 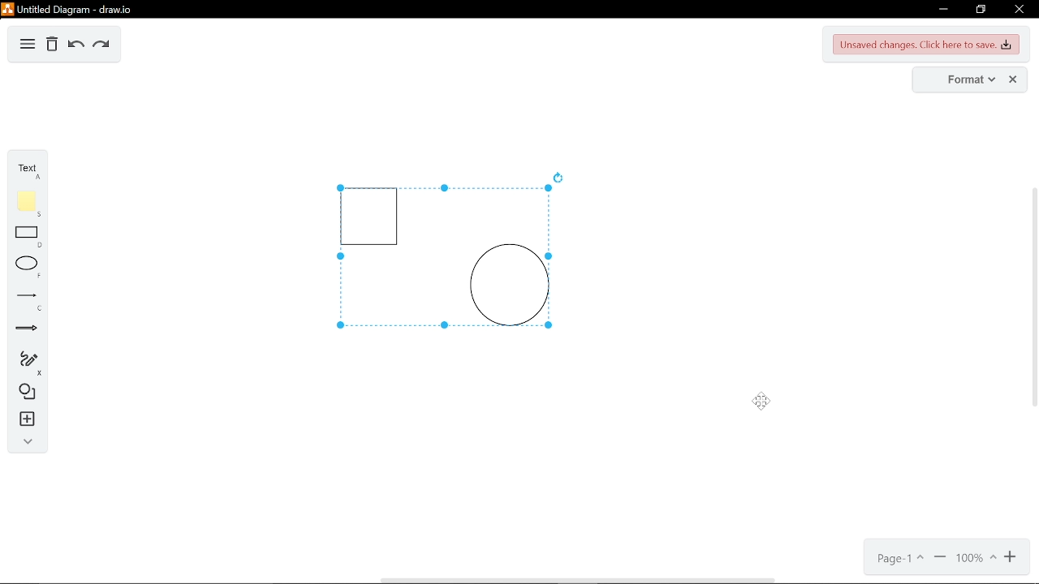 What do you see at coordinates (26, 300) in the screenshot?
I see `line` at bounding box center [26, 300].